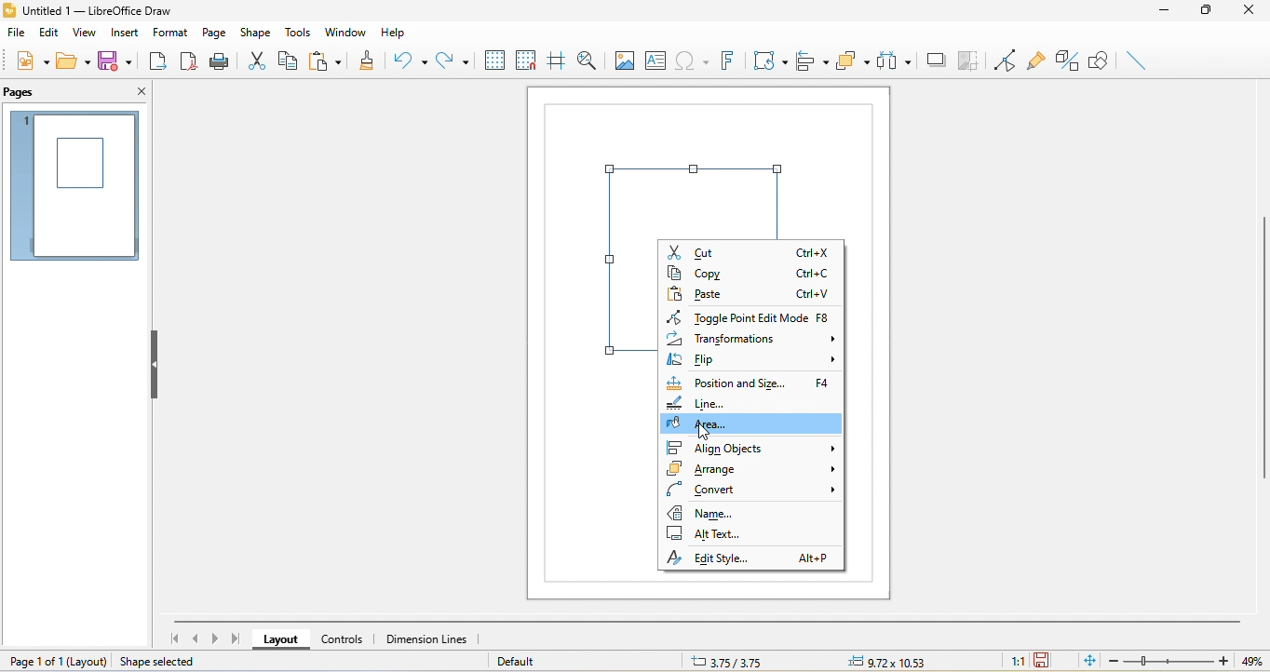  What do you see at coordinates (236, 639) in the screenshot?
I see `last page` at bounding box center [236, 639].